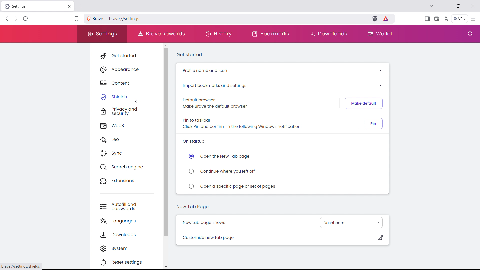 The height and width of the screenshot is (270, 480). Describe the element at coordinates (166, 142) in the screenshot. I see `scrollbar` at that location.